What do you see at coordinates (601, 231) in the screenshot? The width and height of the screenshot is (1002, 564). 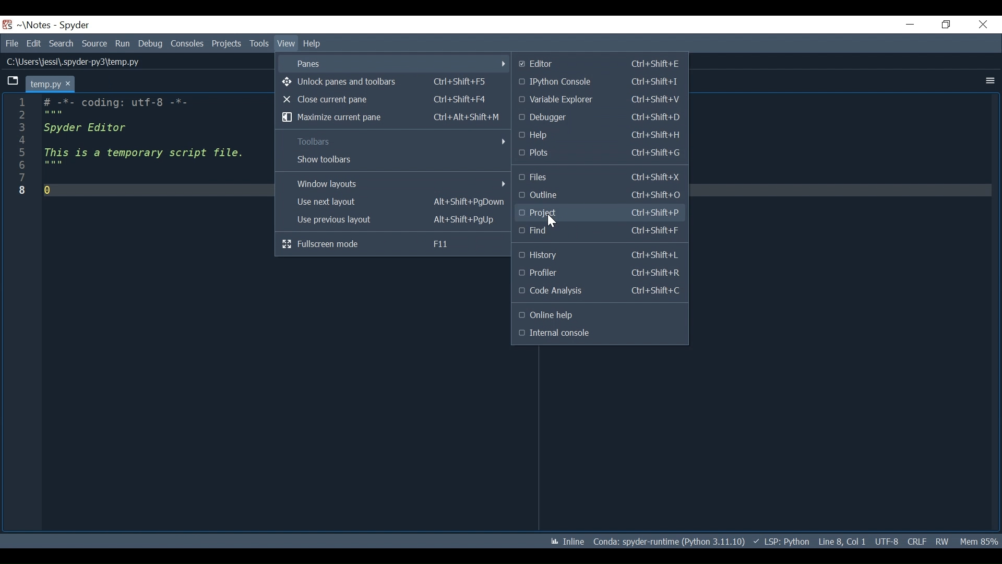 I see `Find` at bounding box center [601, 231].